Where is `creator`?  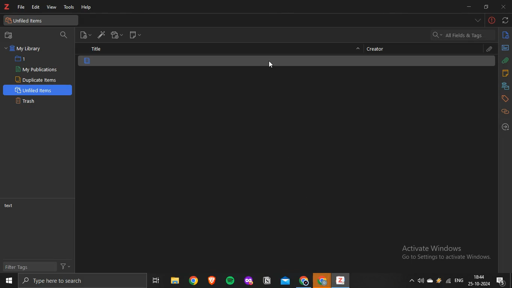
creator is located at coordinates (377, 48).